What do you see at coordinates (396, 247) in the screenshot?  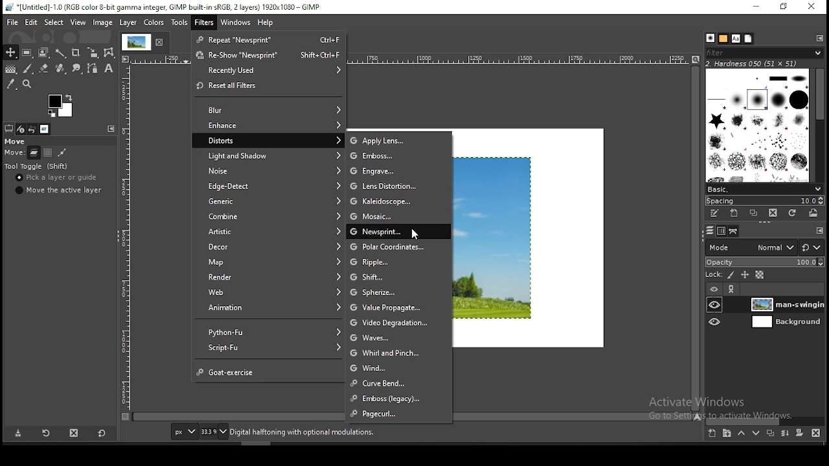 I see `polar coordinates` at bounding box center [396, 247].